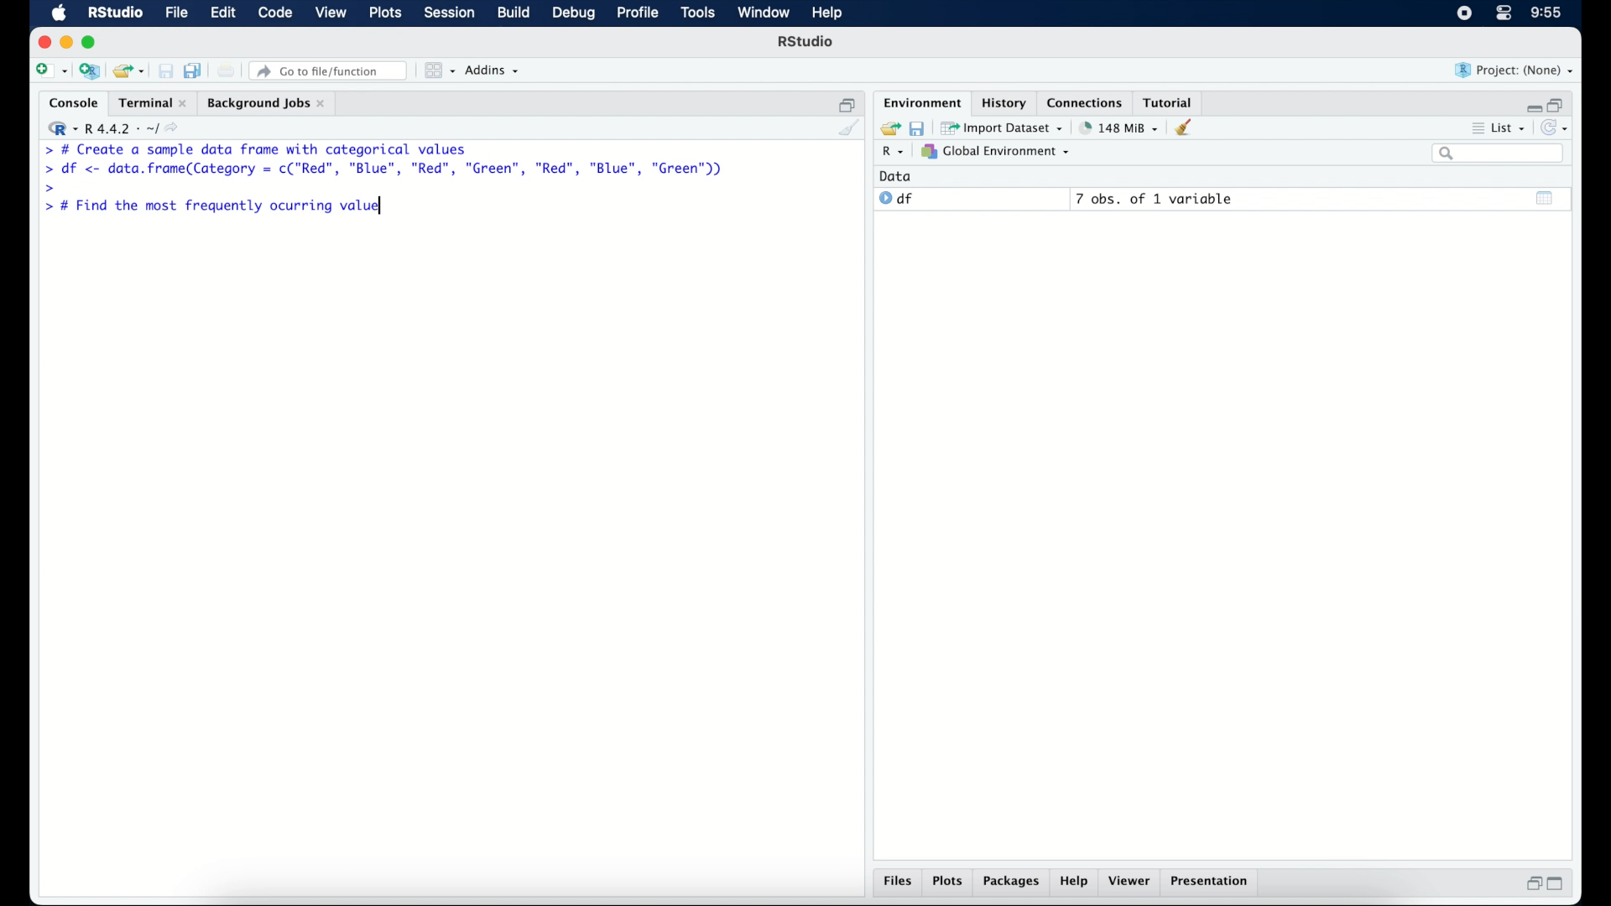  What do you see at coordinates (275, 13) in the screenshot?
I see `code` at bounding box center [275, 13].